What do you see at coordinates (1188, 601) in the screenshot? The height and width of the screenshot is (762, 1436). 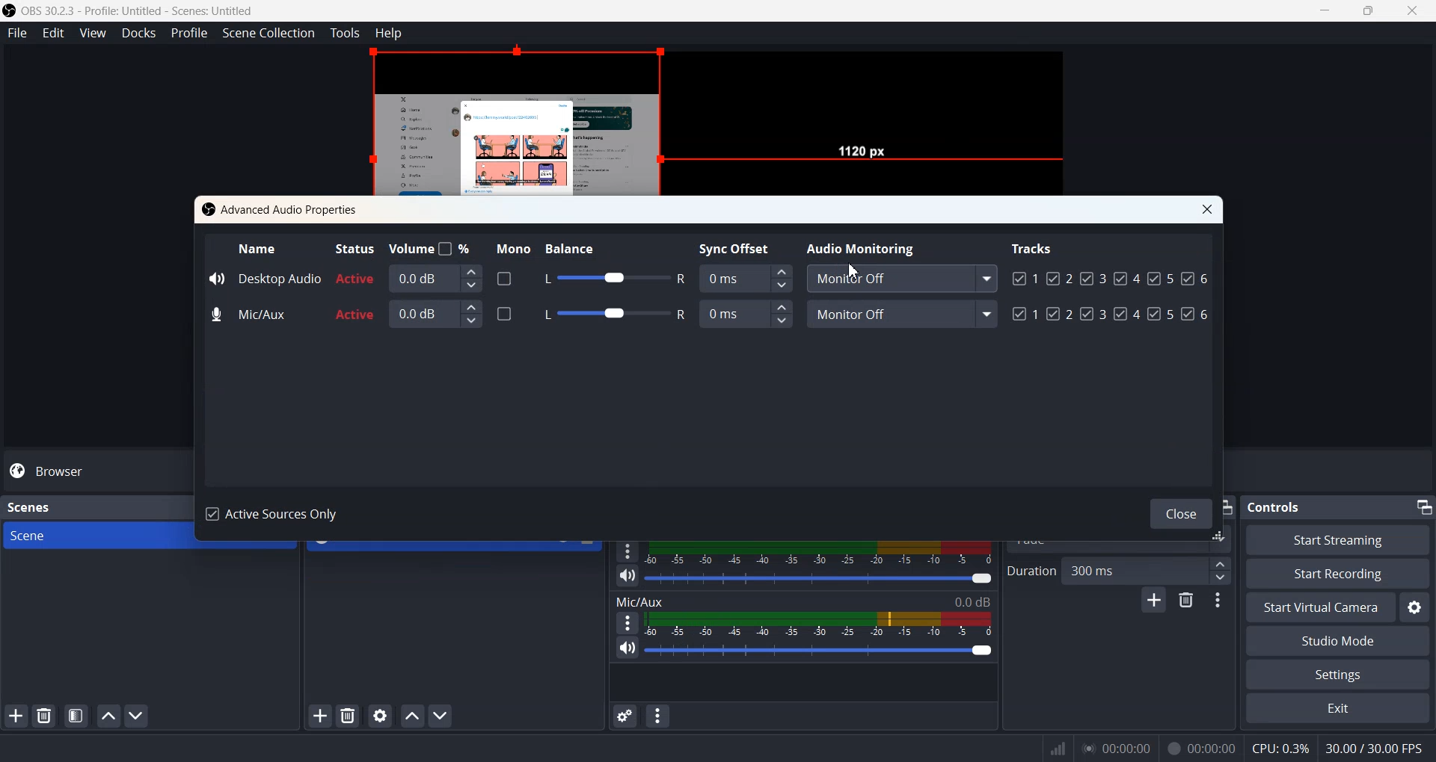 I see `Remove configurable transistion` at bounding box center [1188, 601].